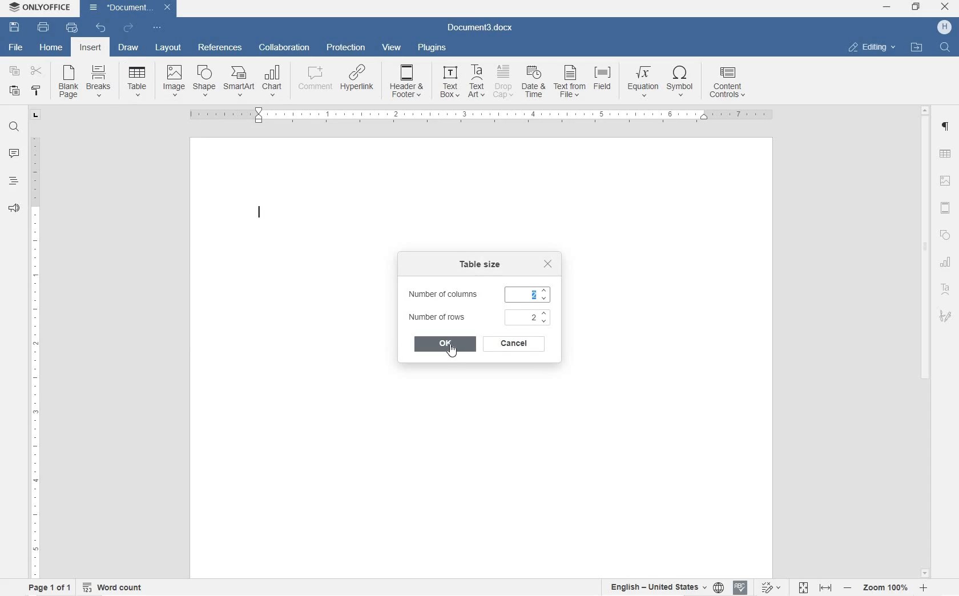  I want to click on LAYOUT, so click(169, 49).